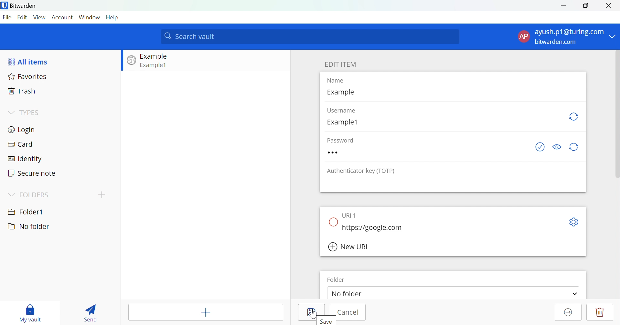  Describe the element at coordinates (343, 93) in the screenshot. I see `Example` at that location.